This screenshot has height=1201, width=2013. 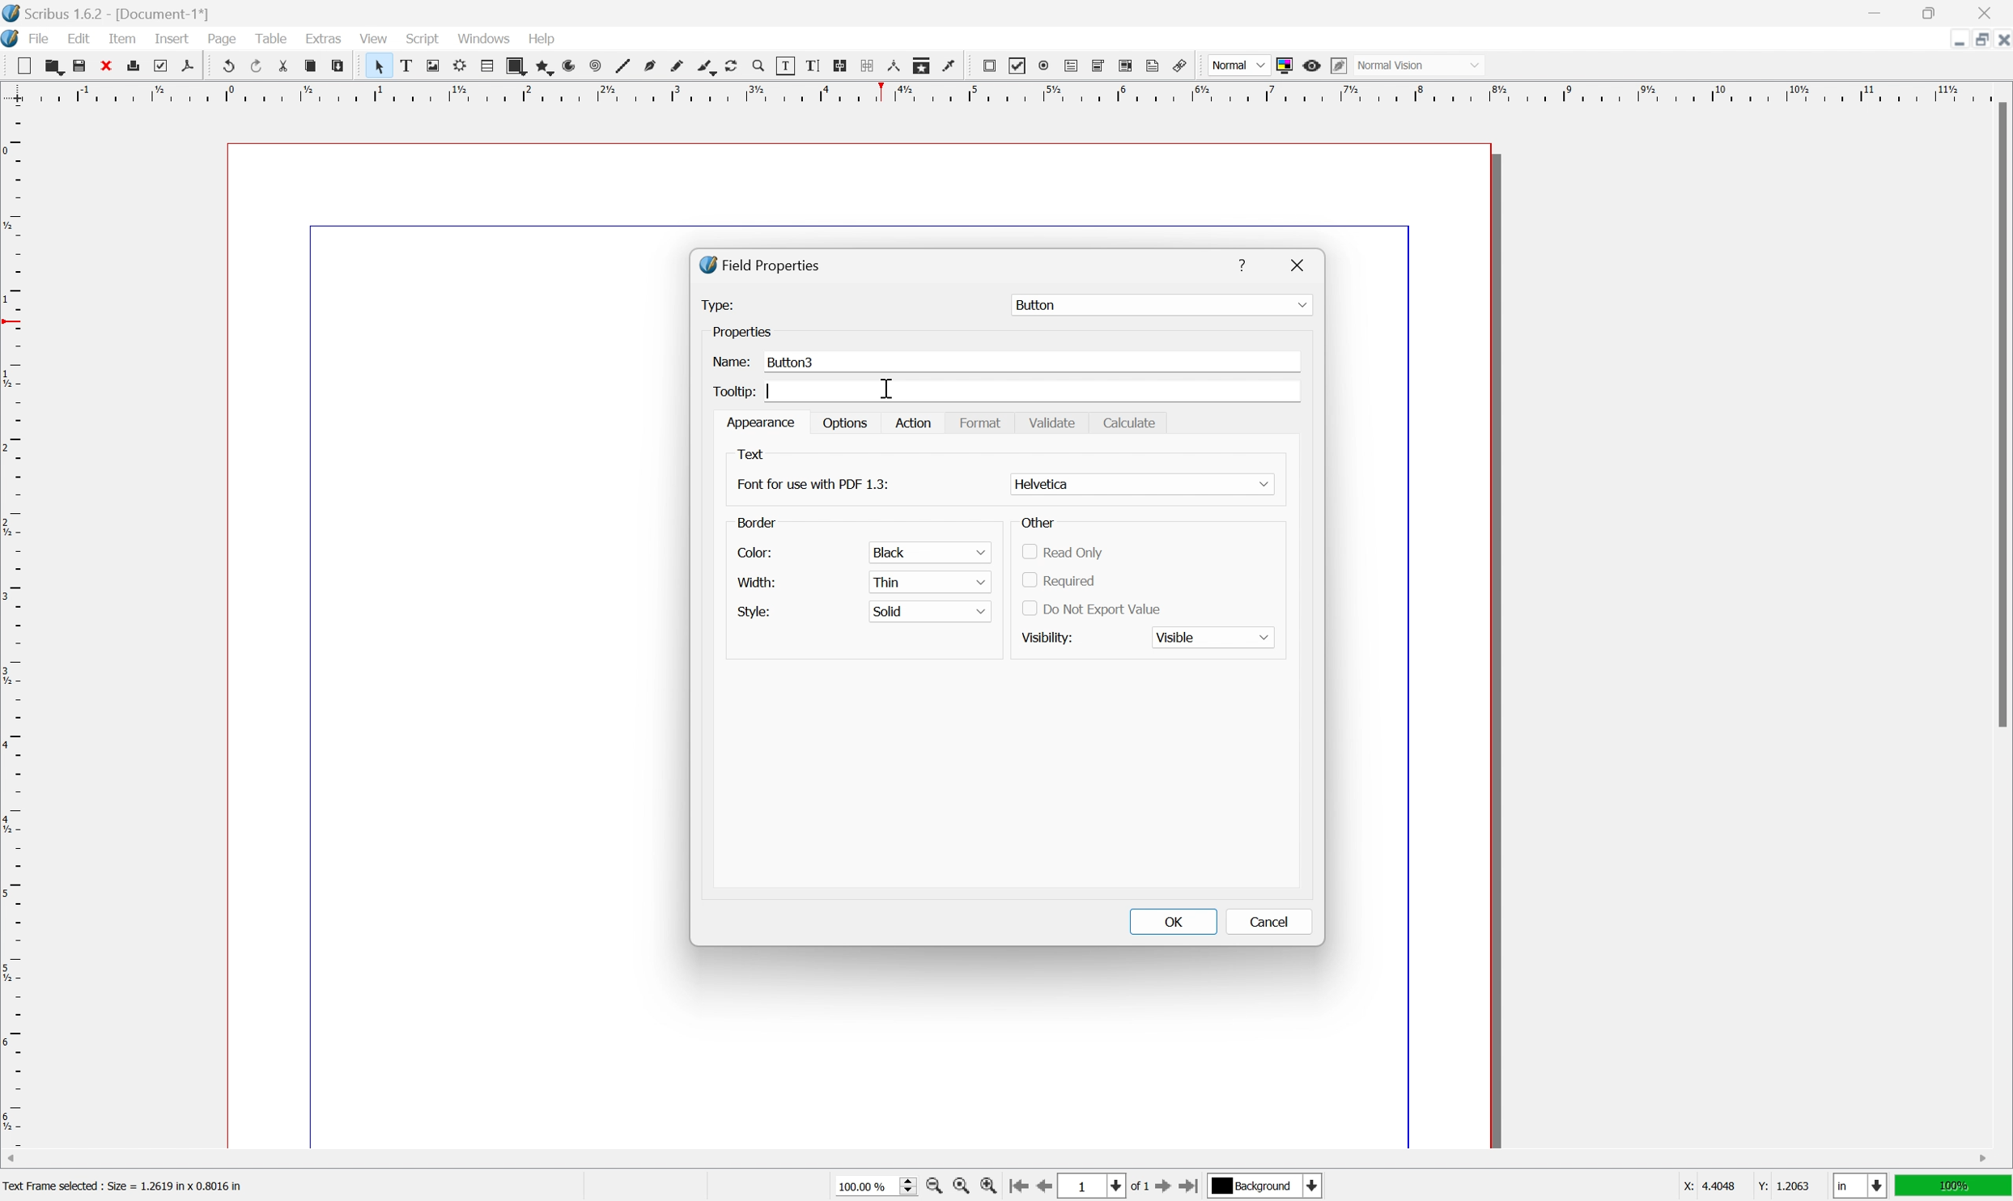 What do you see at coordinates (928, 552) in the screenshot?
I see `black` at bounding box center [928, 552].